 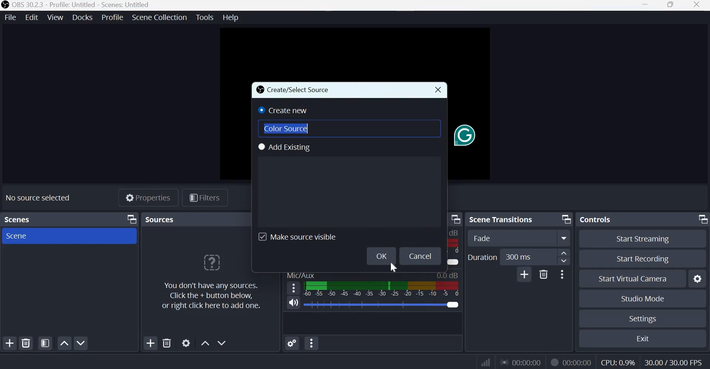 I want to click on Scene transitions, so click(x=503, y=219).